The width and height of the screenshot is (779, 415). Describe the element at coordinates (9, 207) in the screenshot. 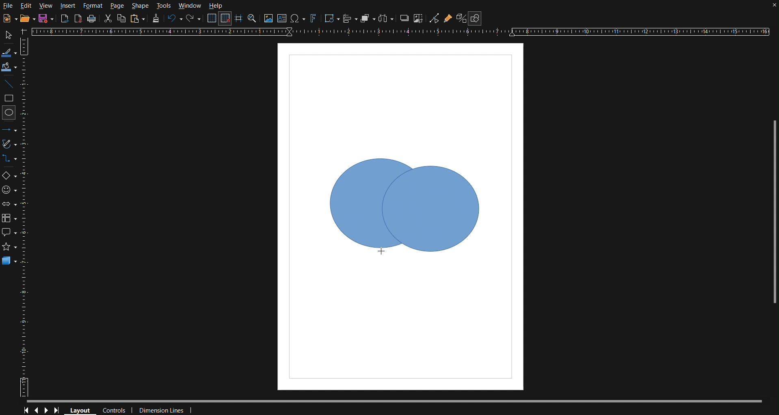

I see `Box Arrows` at that location.